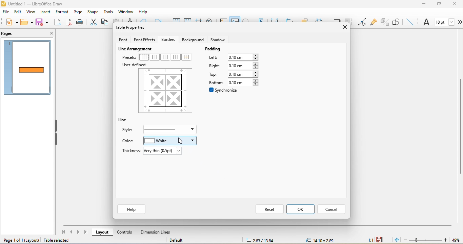  What do you see at coordinates (396, 240) in the screenshot?
I see `fit page to current window` at bounding box center [396, 240].